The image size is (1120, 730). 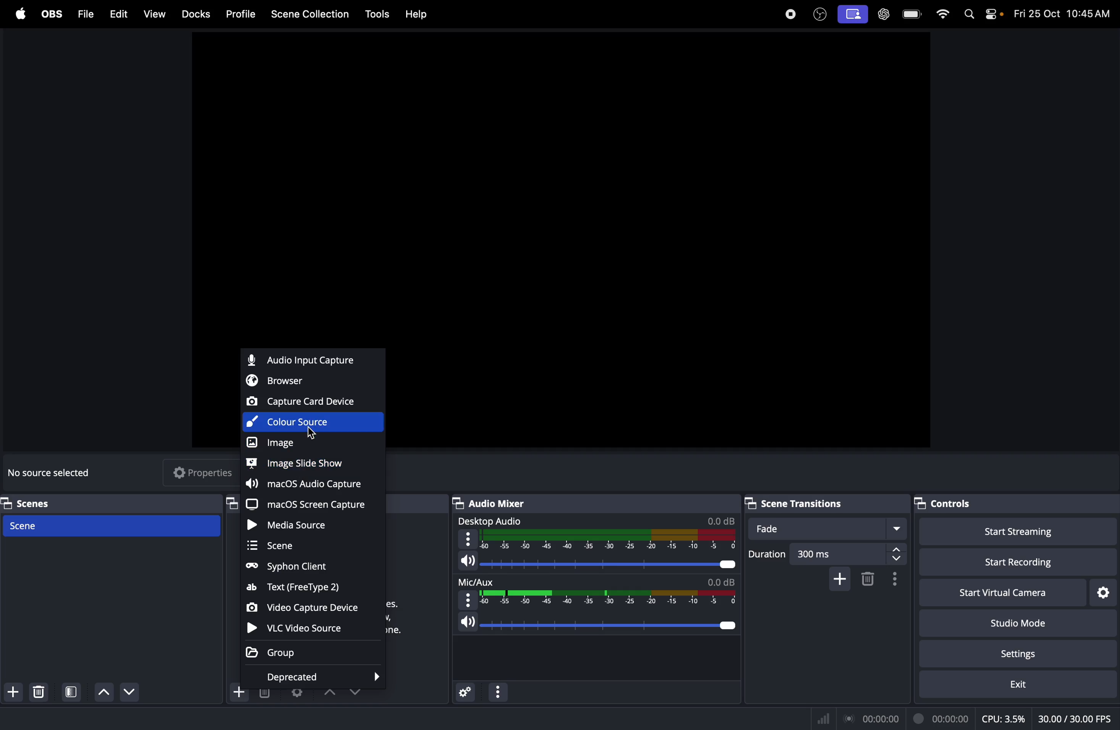 I want to click on Edit, so click(x=119, y=13).